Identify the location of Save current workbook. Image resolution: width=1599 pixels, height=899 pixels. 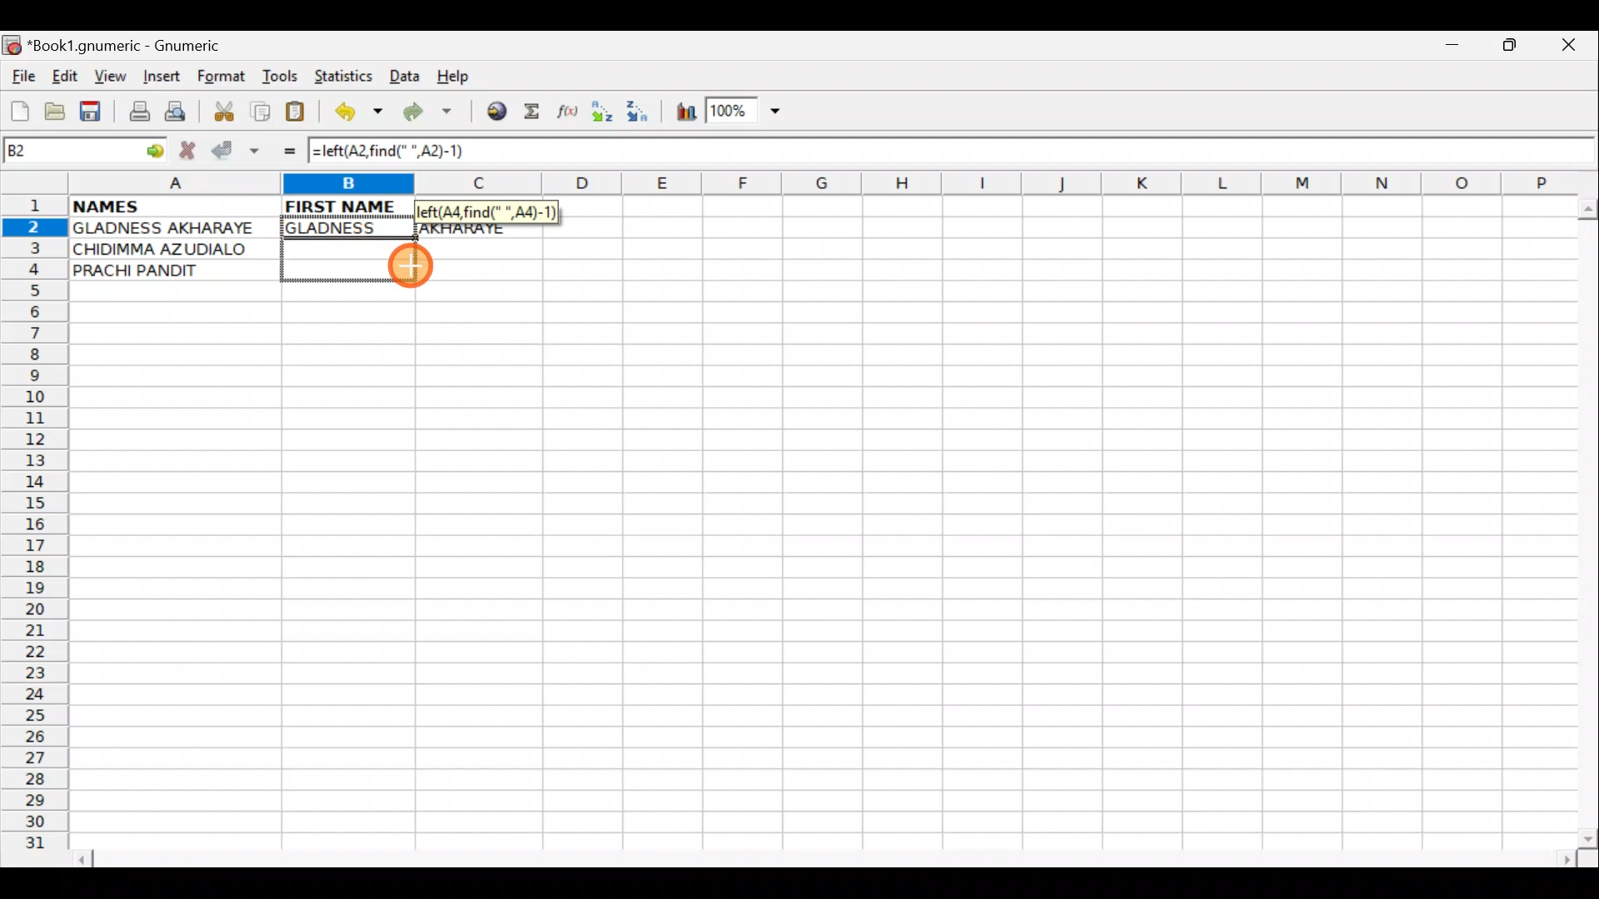
(94, 112).